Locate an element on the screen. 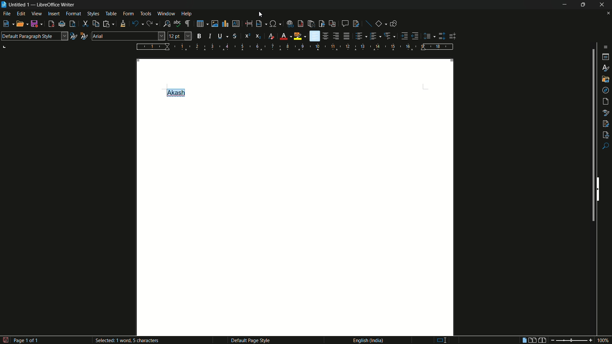 This screenshot has width=612, height=344. increase paragraph spacing is located at coordinates (442, 36).